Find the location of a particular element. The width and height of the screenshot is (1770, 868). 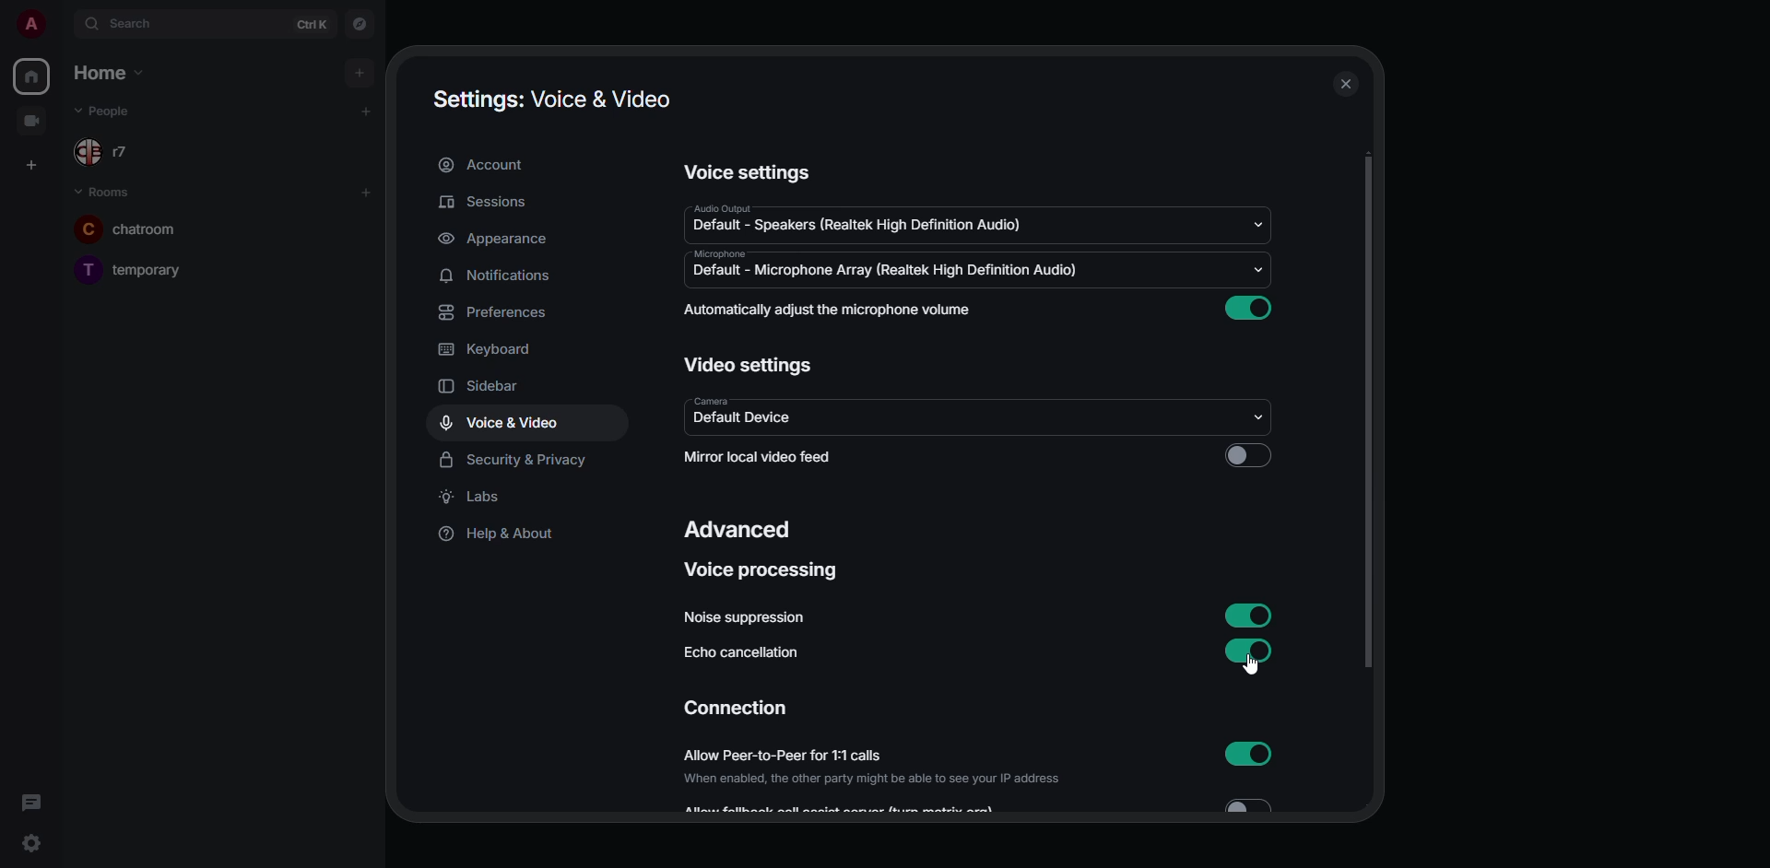

drop down is located at coordinates (1257, 269).